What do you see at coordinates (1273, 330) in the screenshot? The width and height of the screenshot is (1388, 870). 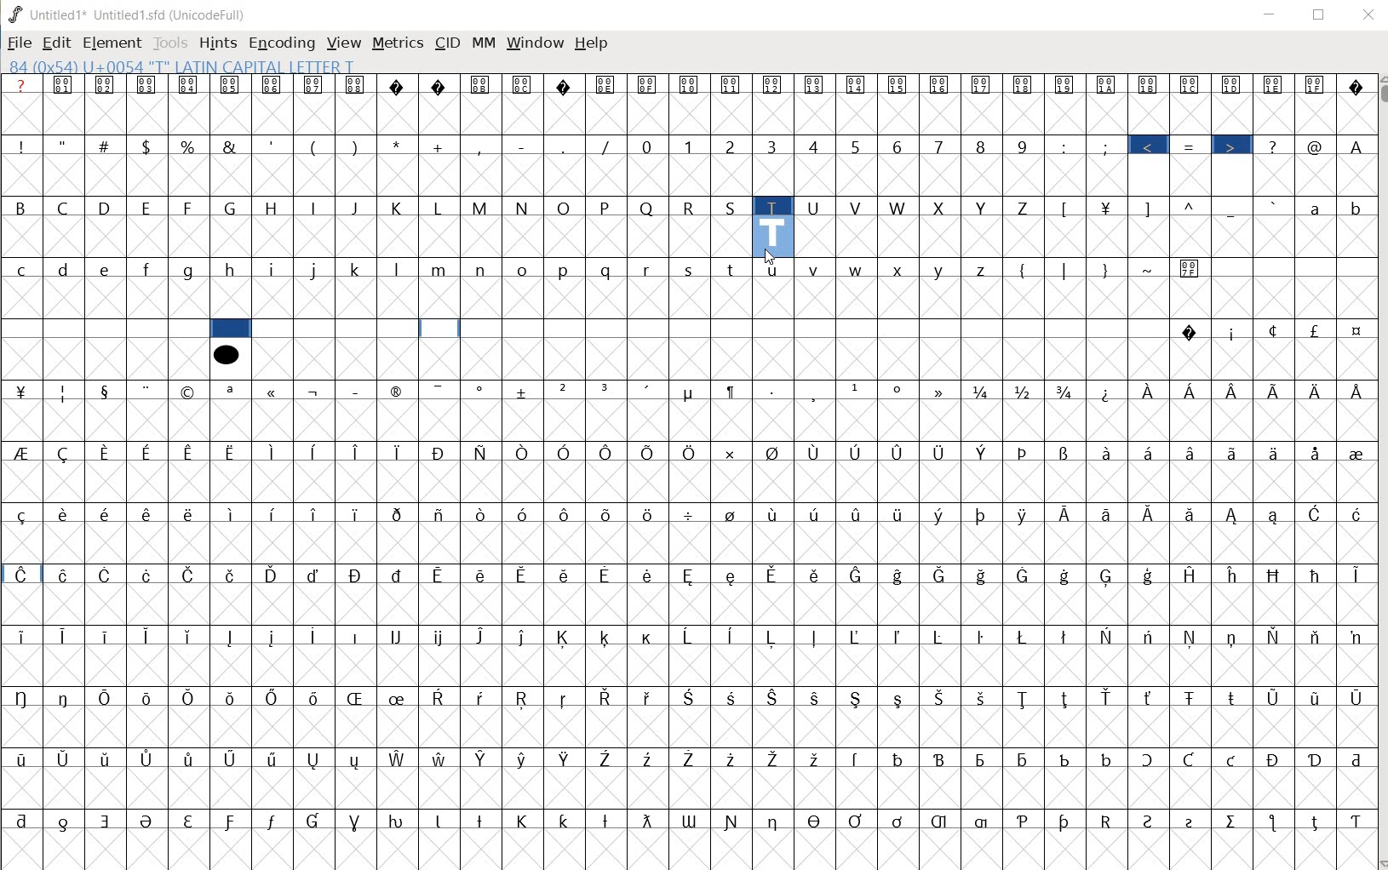 I see `Symbol` at bounding box center [1273, 330].